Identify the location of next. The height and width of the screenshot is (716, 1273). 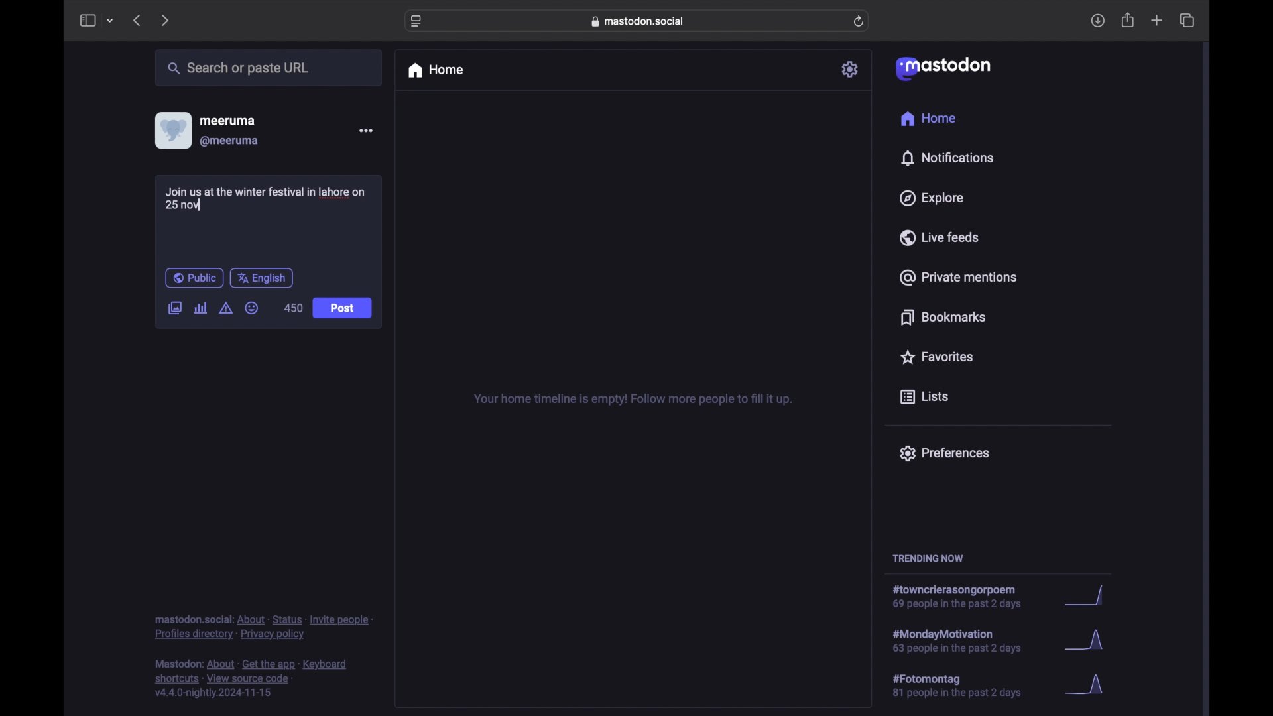
(166, 20).